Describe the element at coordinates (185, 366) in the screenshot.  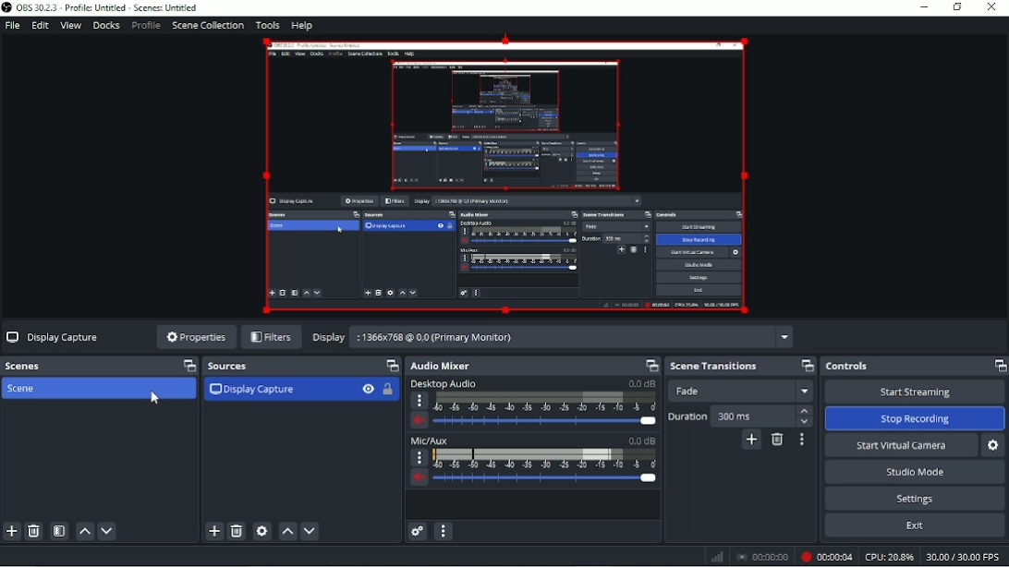
I see `Maximize` at that location.